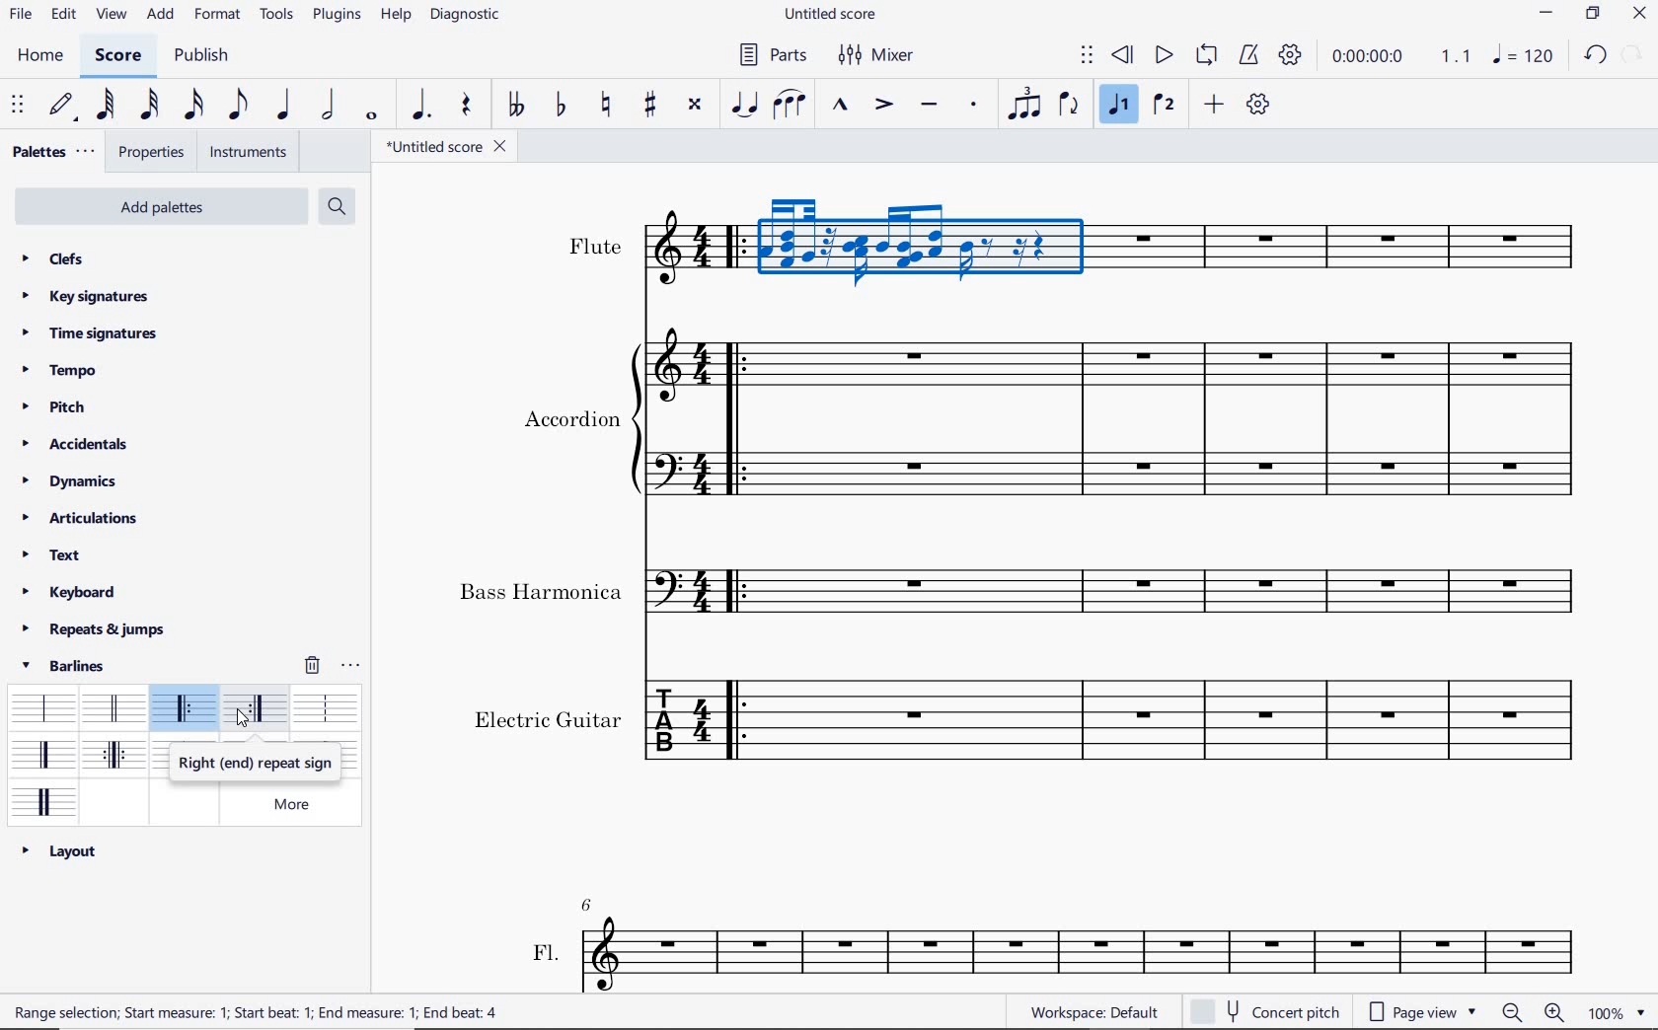 Image resolution: width=1658 pixels, height=1030 pixels. What do you see at coordinates (261, 1014) in the screenshot?
I see `text` at bounding box center [261, 1014].